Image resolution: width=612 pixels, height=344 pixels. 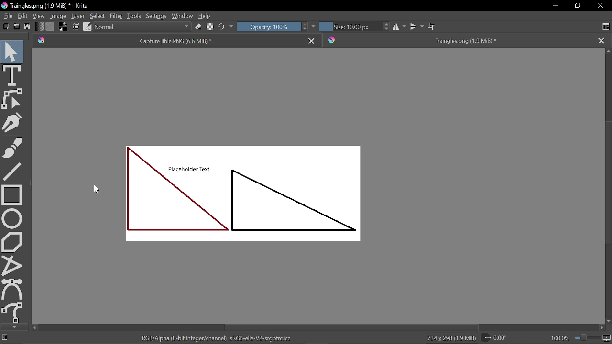 I want to click on Horizontal scrollbar, so click(x=351, y=328).